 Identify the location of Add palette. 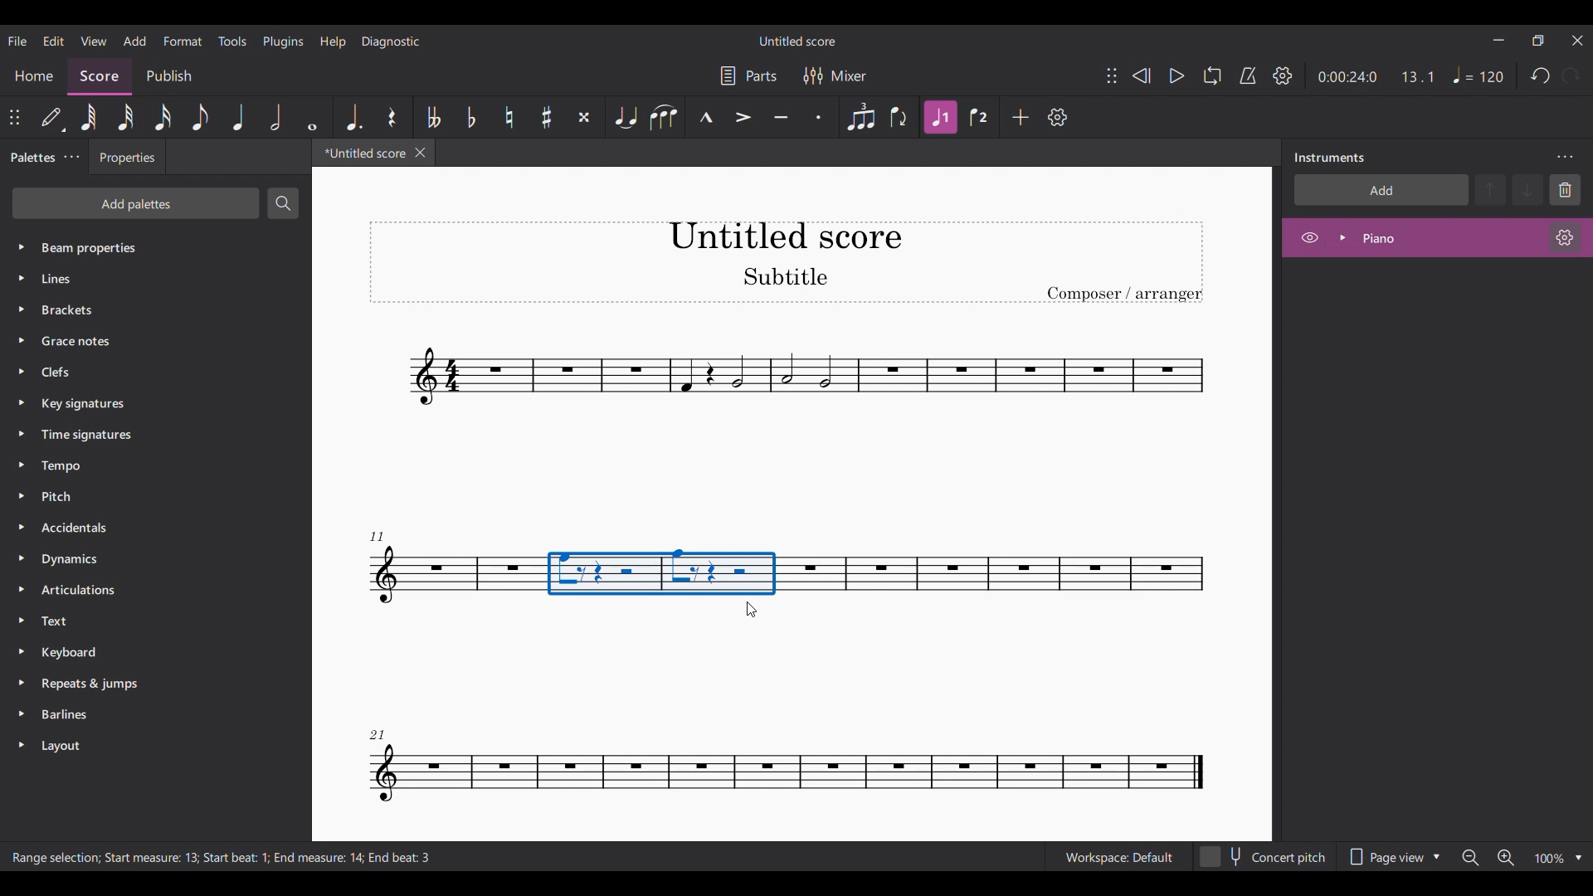
(135, 203).